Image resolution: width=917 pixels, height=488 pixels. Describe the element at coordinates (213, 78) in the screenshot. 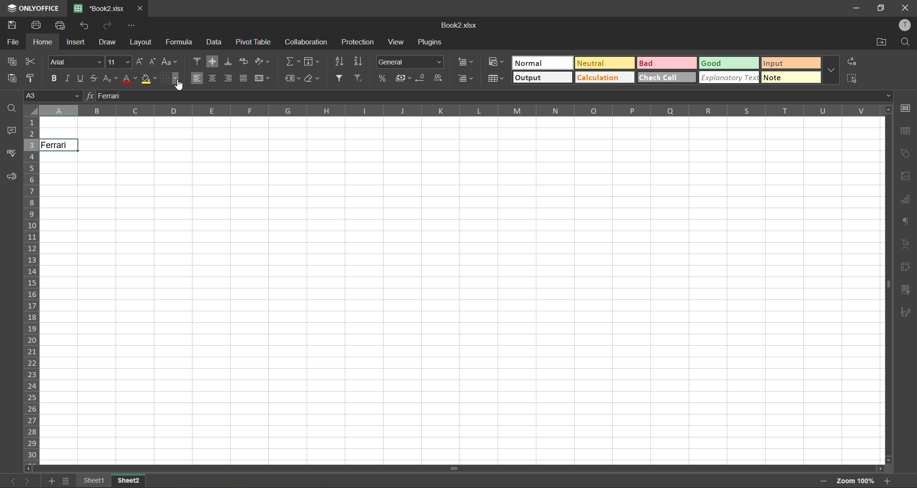

I see `align center` at that location.